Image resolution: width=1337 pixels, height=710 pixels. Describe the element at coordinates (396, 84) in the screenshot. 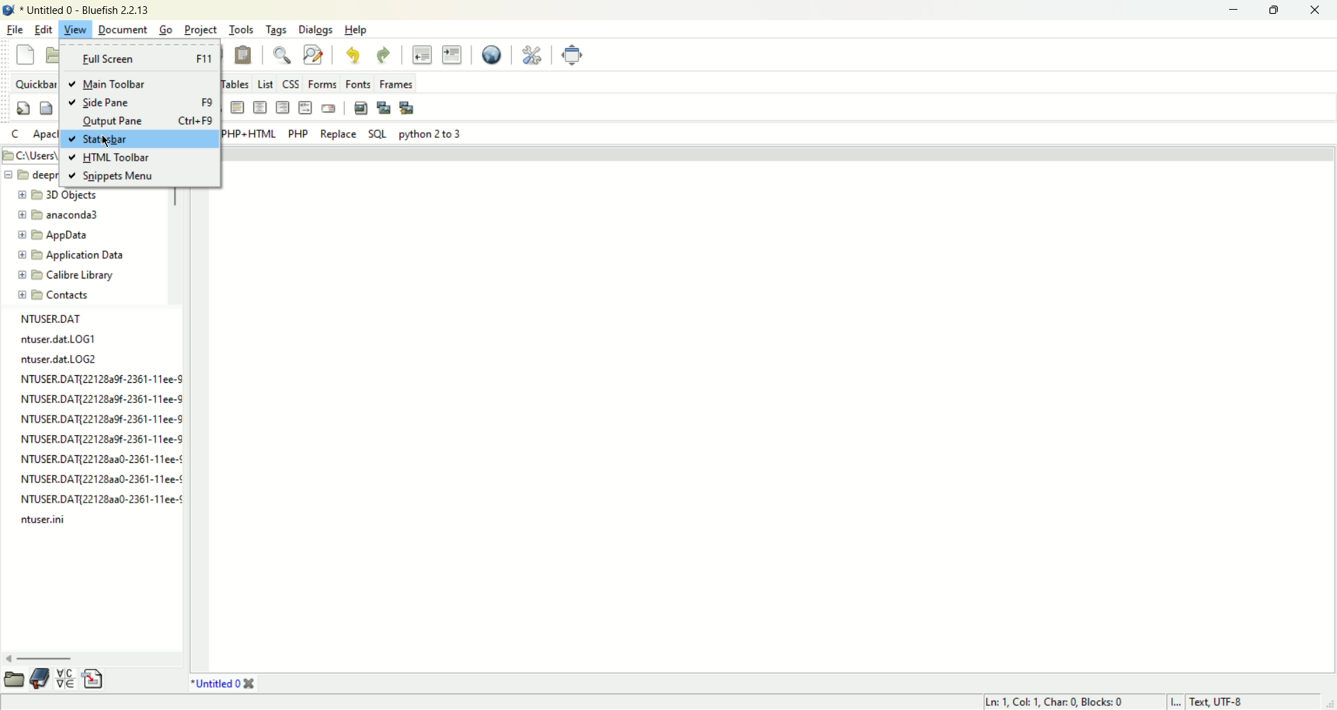

I see `frames` at that location.